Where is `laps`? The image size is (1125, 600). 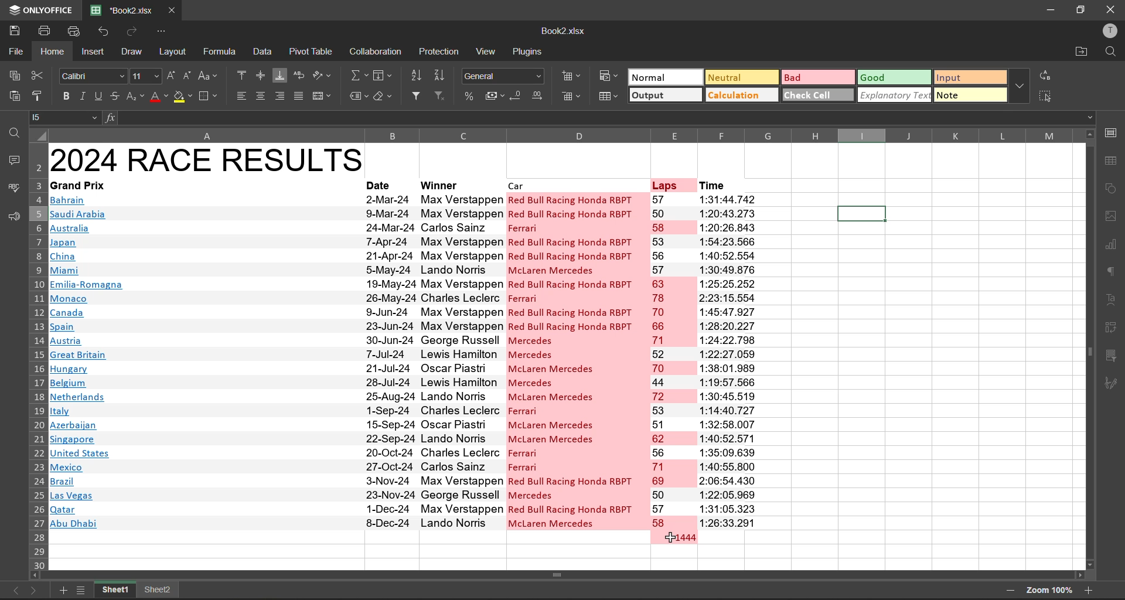 laps is located at coordinates (667, 185).